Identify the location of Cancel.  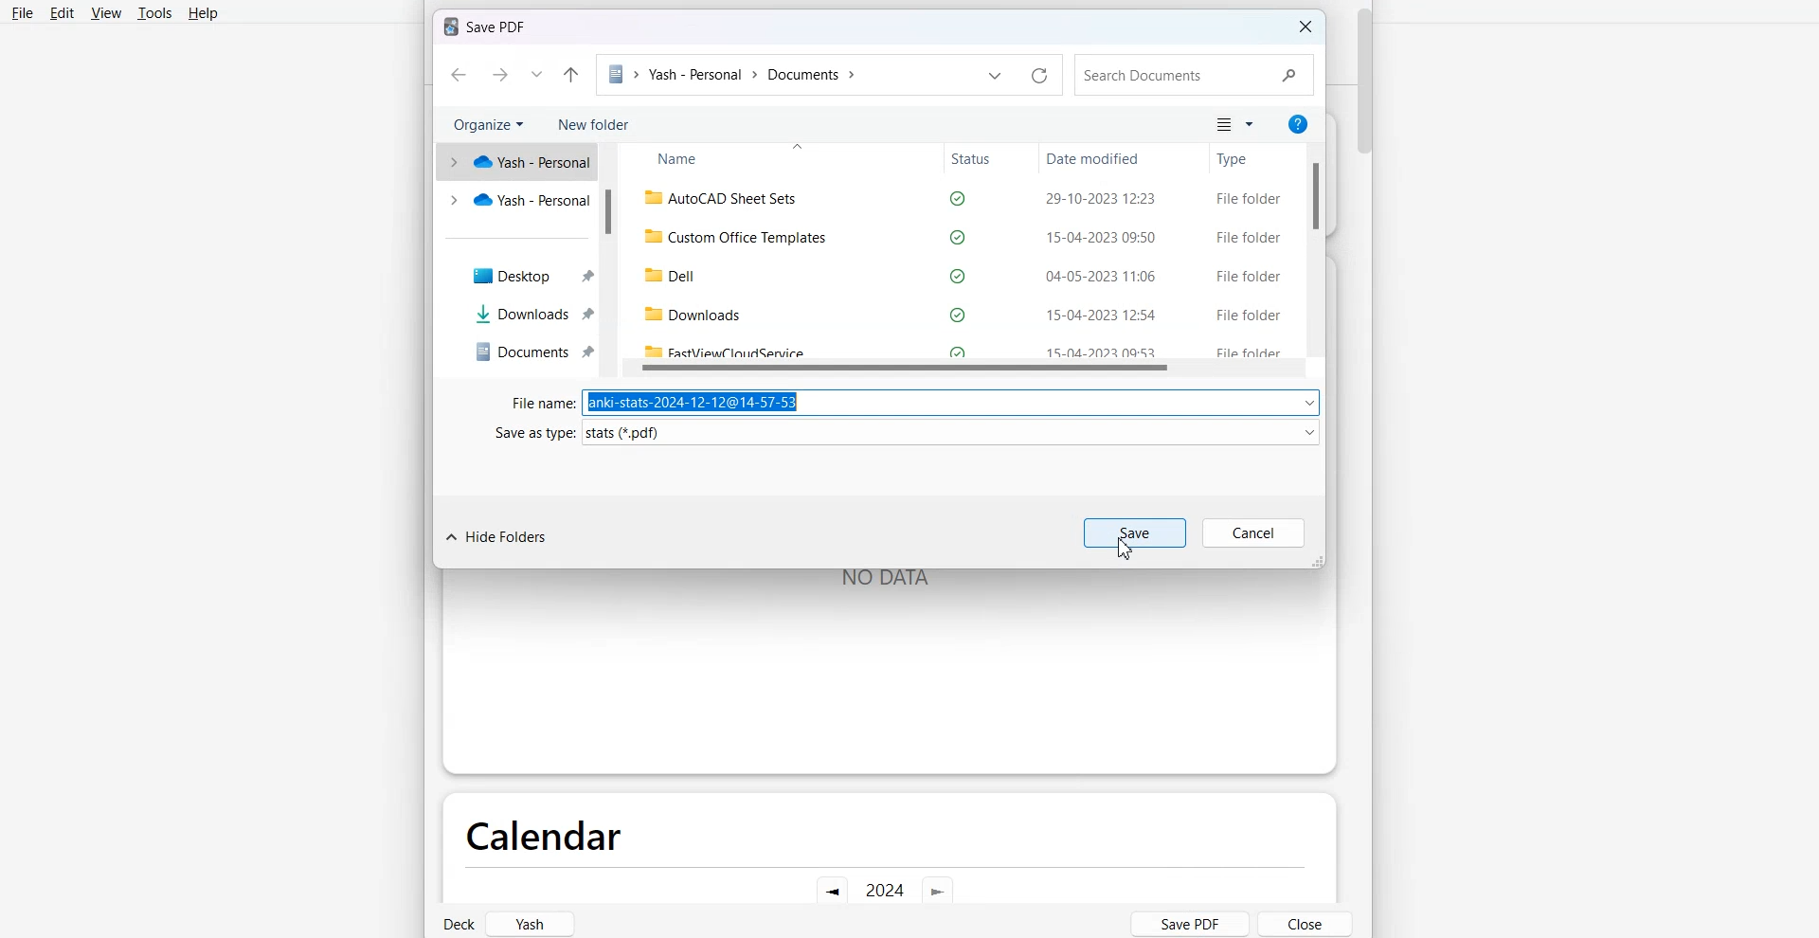
(1254, 532).